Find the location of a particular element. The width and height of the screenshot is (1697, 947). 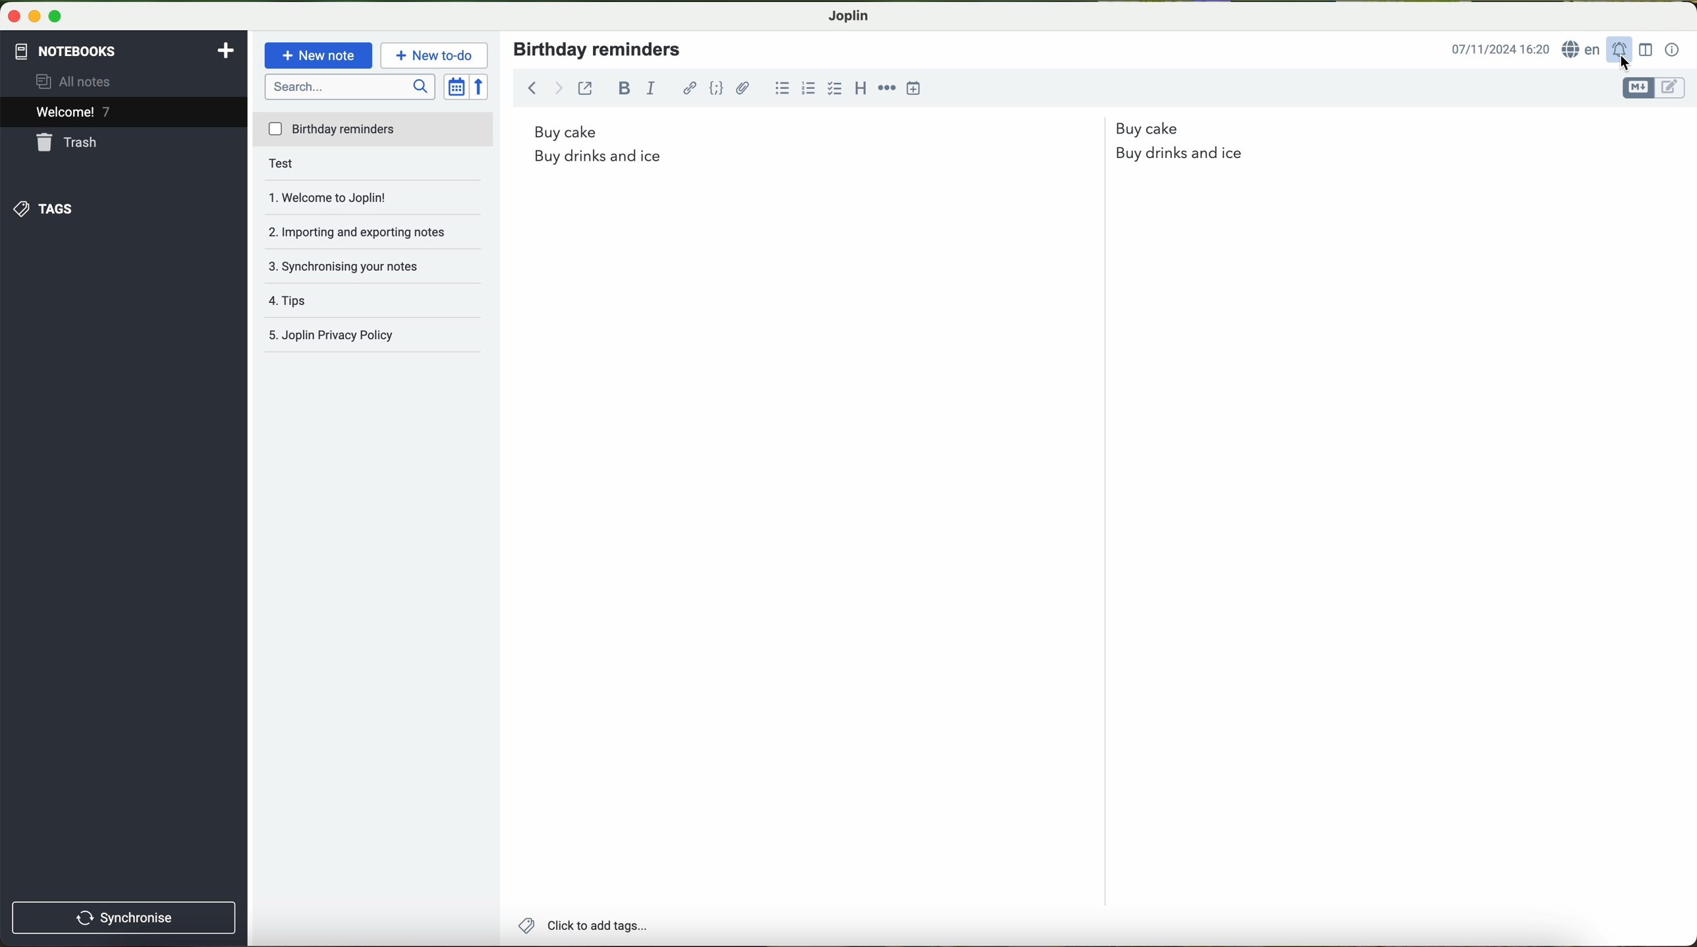

horizontal rule is located at coordinates (887, 88).